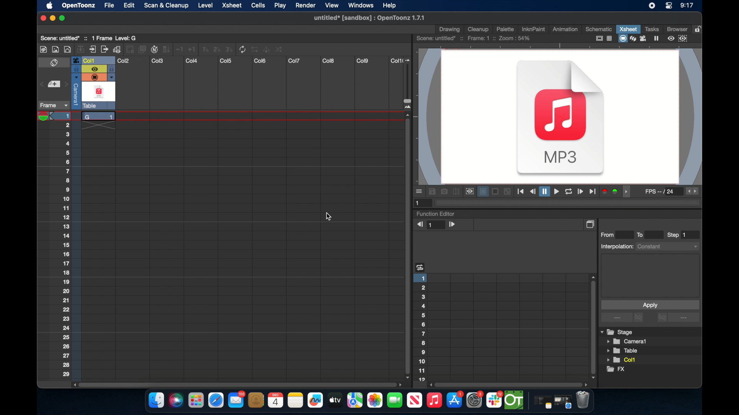 The height and width of the screenshot is (415, 739). I want to click on imaps, so click(355, 400).